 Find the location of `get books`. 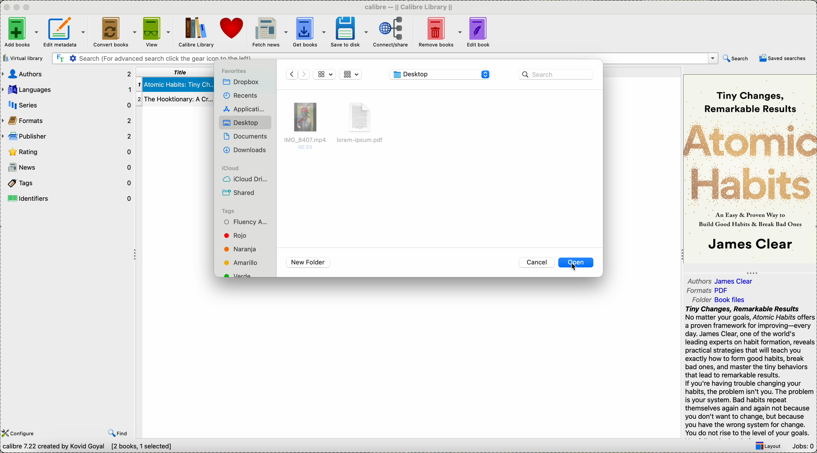

get books is located at coordinates (308, 32).